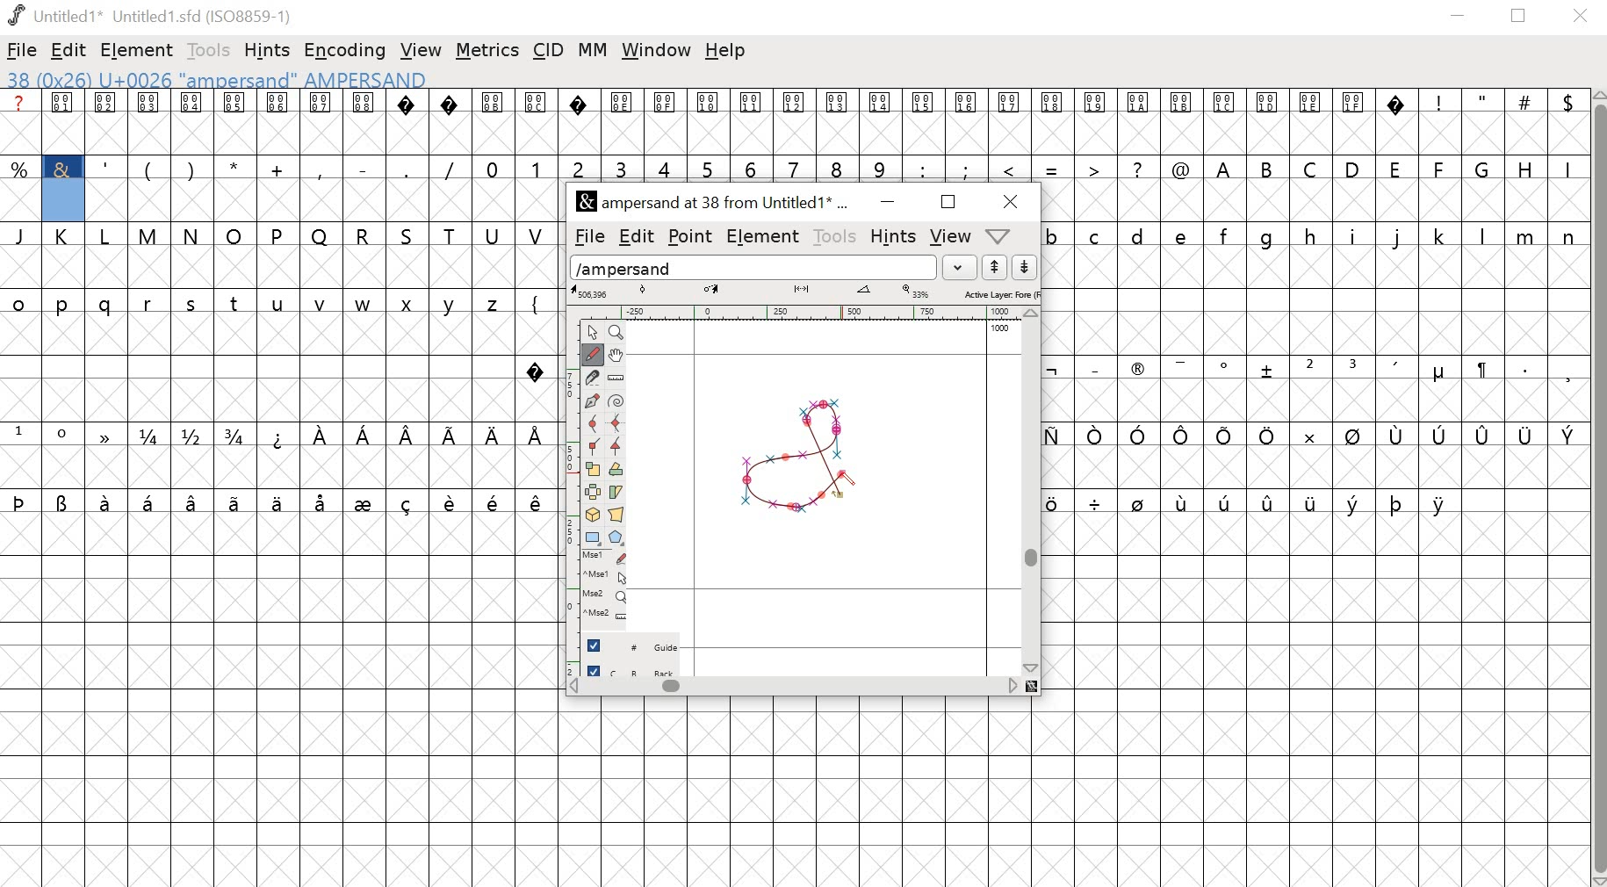 The width and height of the screenshot is (1607, 887). I want to click on 0004, so click(191, 122).